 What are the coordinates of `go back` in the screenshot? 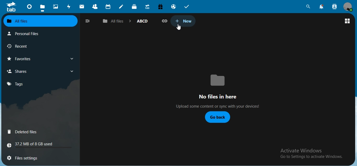 It's located at (217, 117).